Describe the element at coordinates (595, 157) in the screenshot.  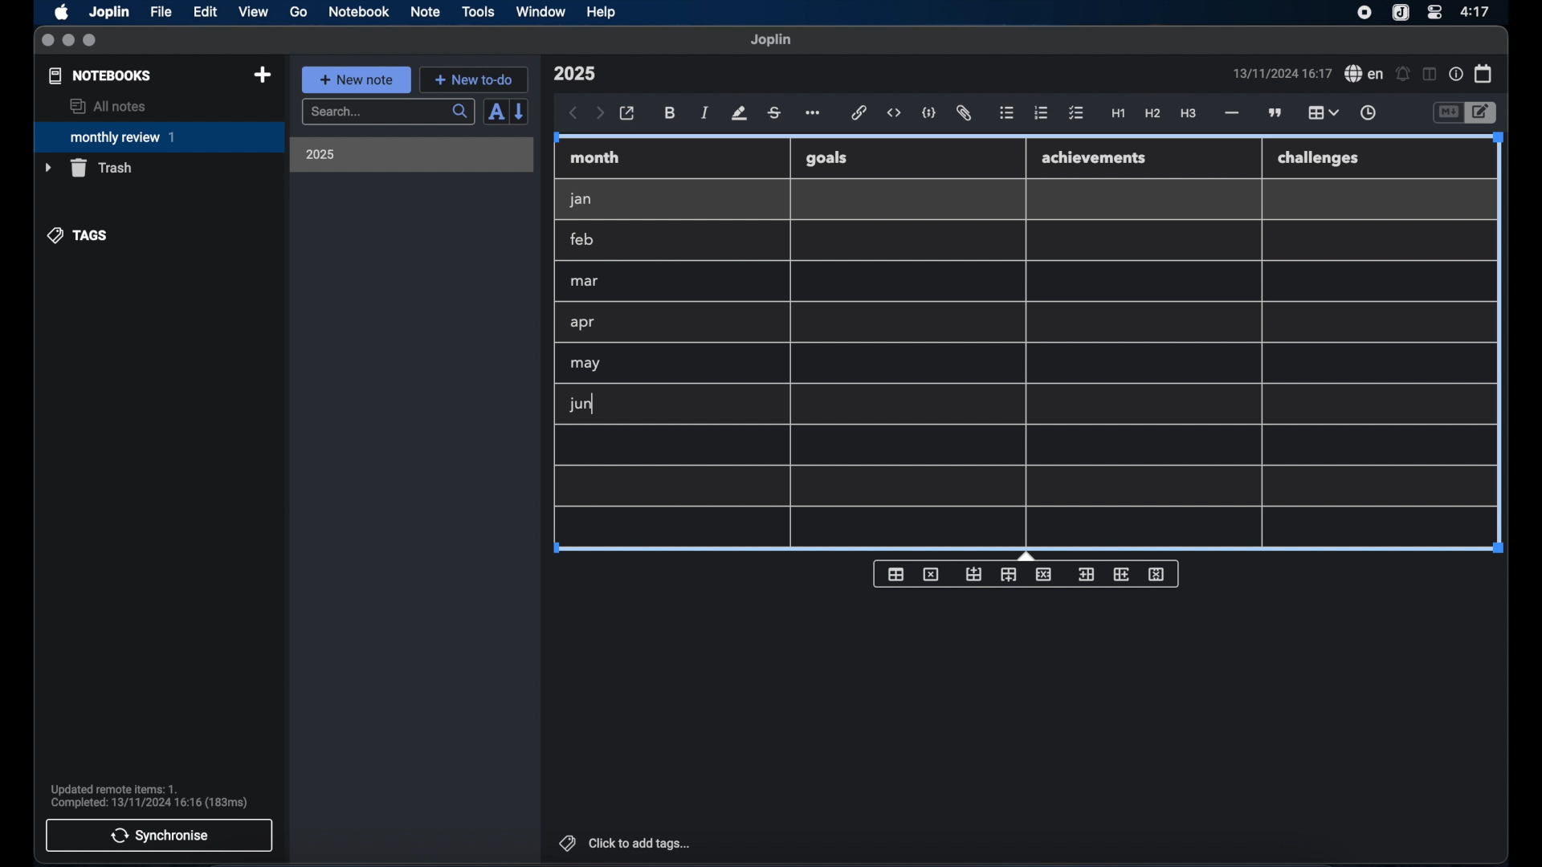
I see `month` at that location.